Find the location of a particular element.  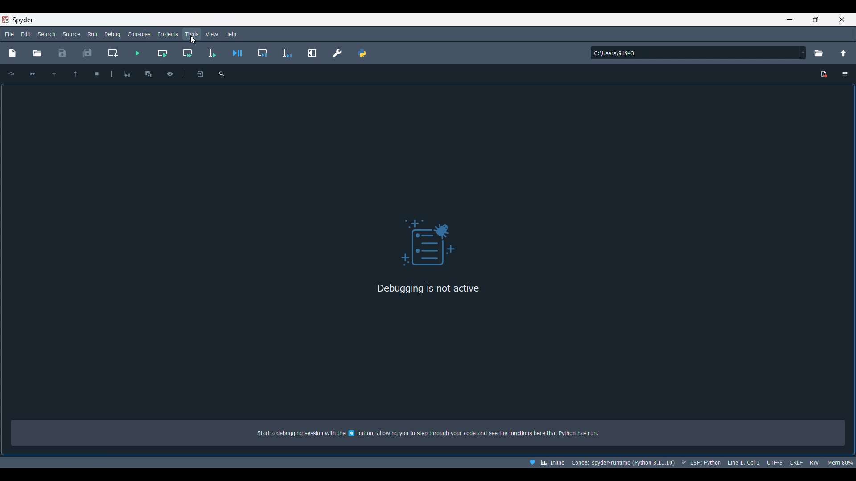

save variable is located at coordinates (200, 74).